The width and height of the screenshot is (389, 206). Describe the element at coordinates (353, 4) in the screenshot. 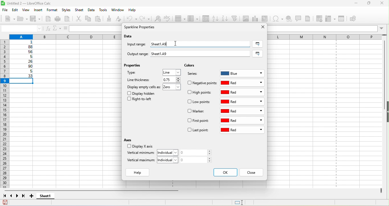

I see `minimize` at that location.